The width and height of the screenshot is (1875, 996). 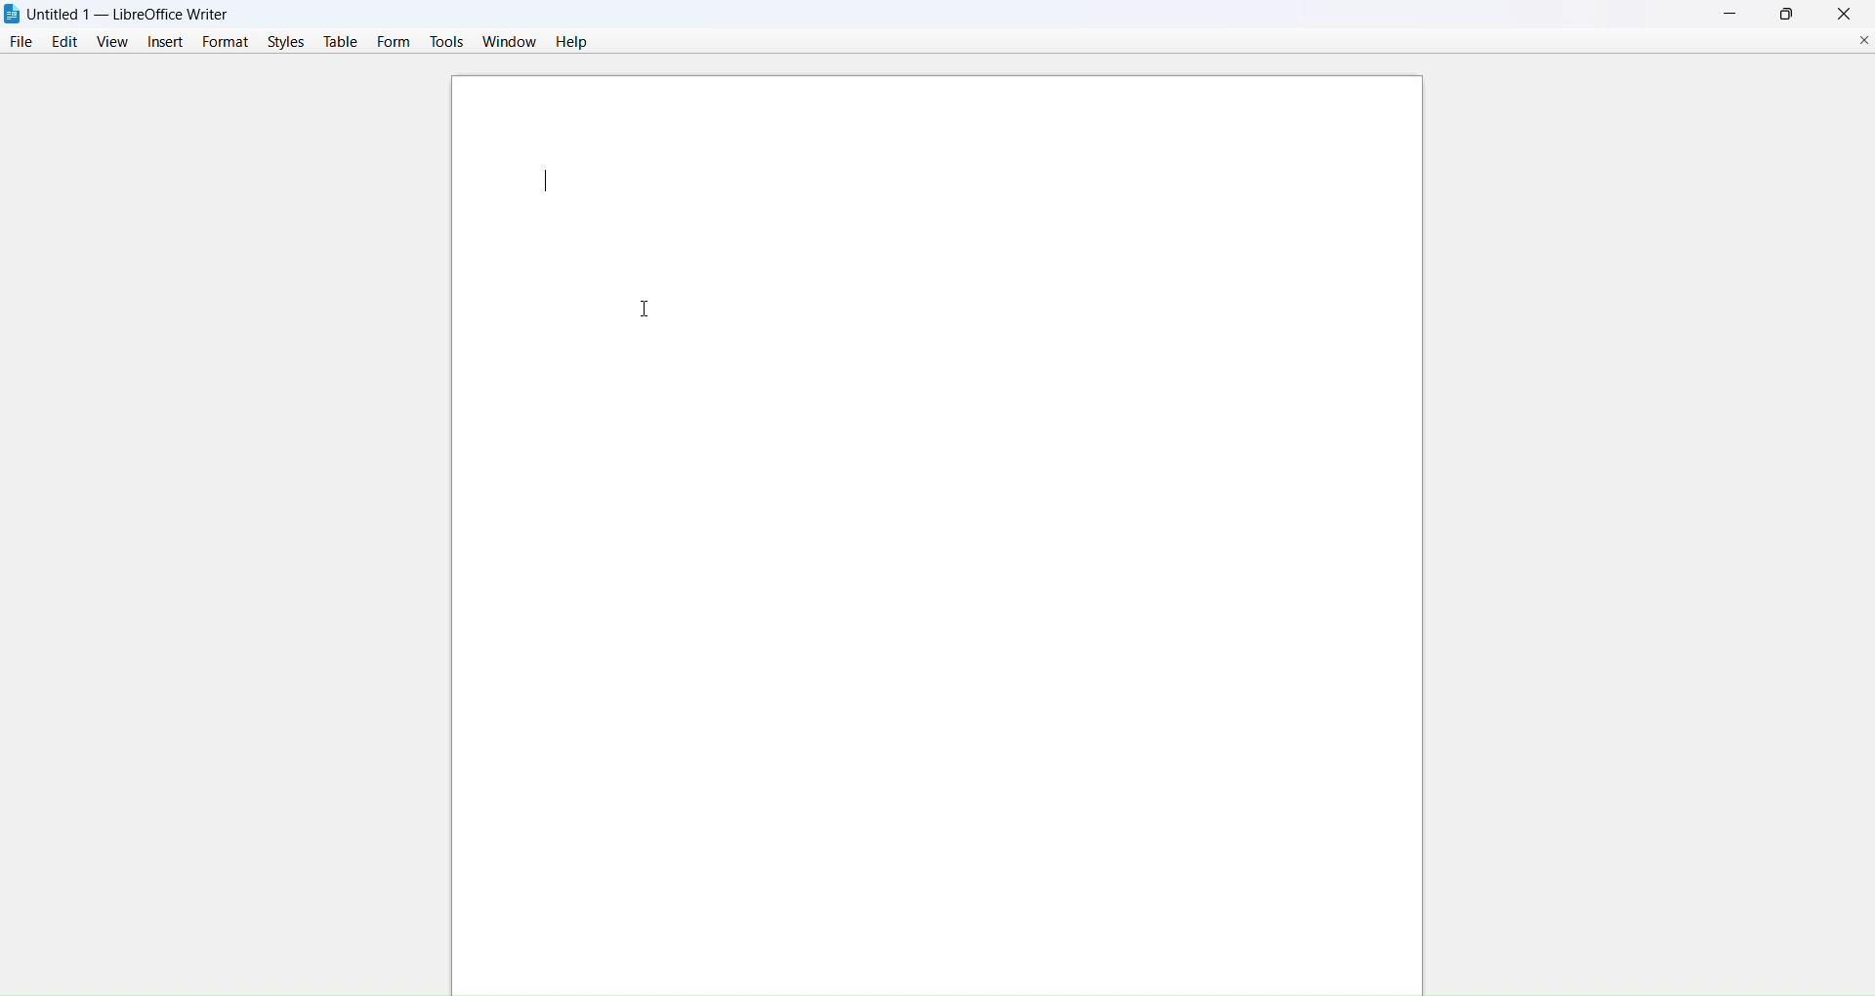 What do you see at coordinates (289, 42) in the screenshot?
I see `styles` at bounding box center [289, 42].